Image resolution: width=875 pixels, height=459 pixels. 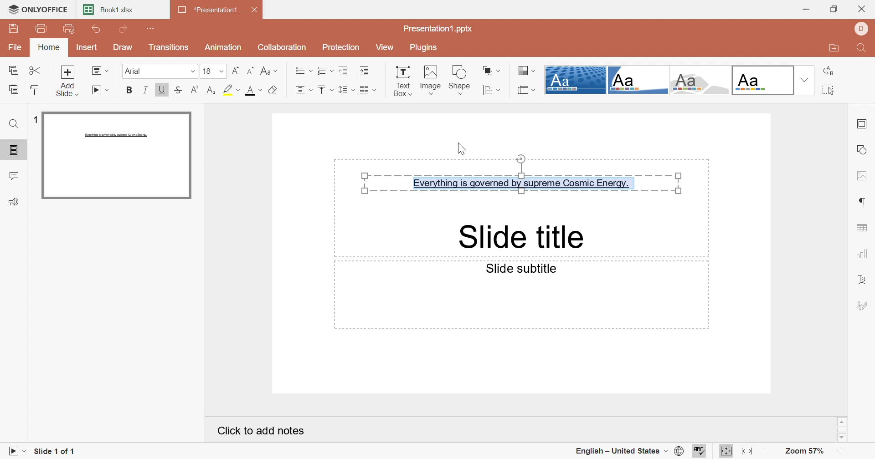 I want to click on Start slideshow, so click(x=16, y=452).